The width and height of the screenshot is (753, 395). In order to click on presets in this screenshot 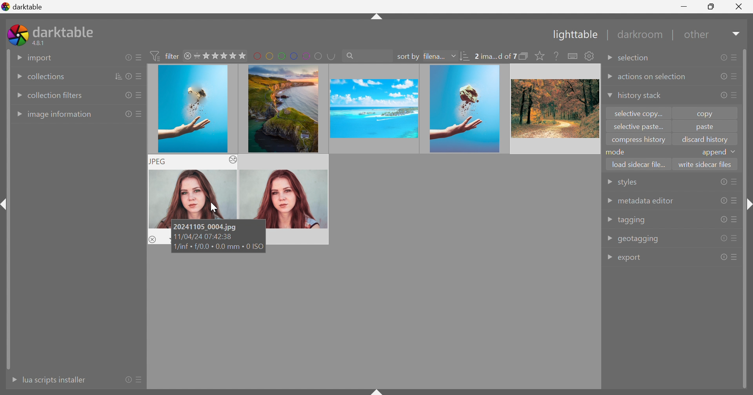, I will do `click(735, 219)`.